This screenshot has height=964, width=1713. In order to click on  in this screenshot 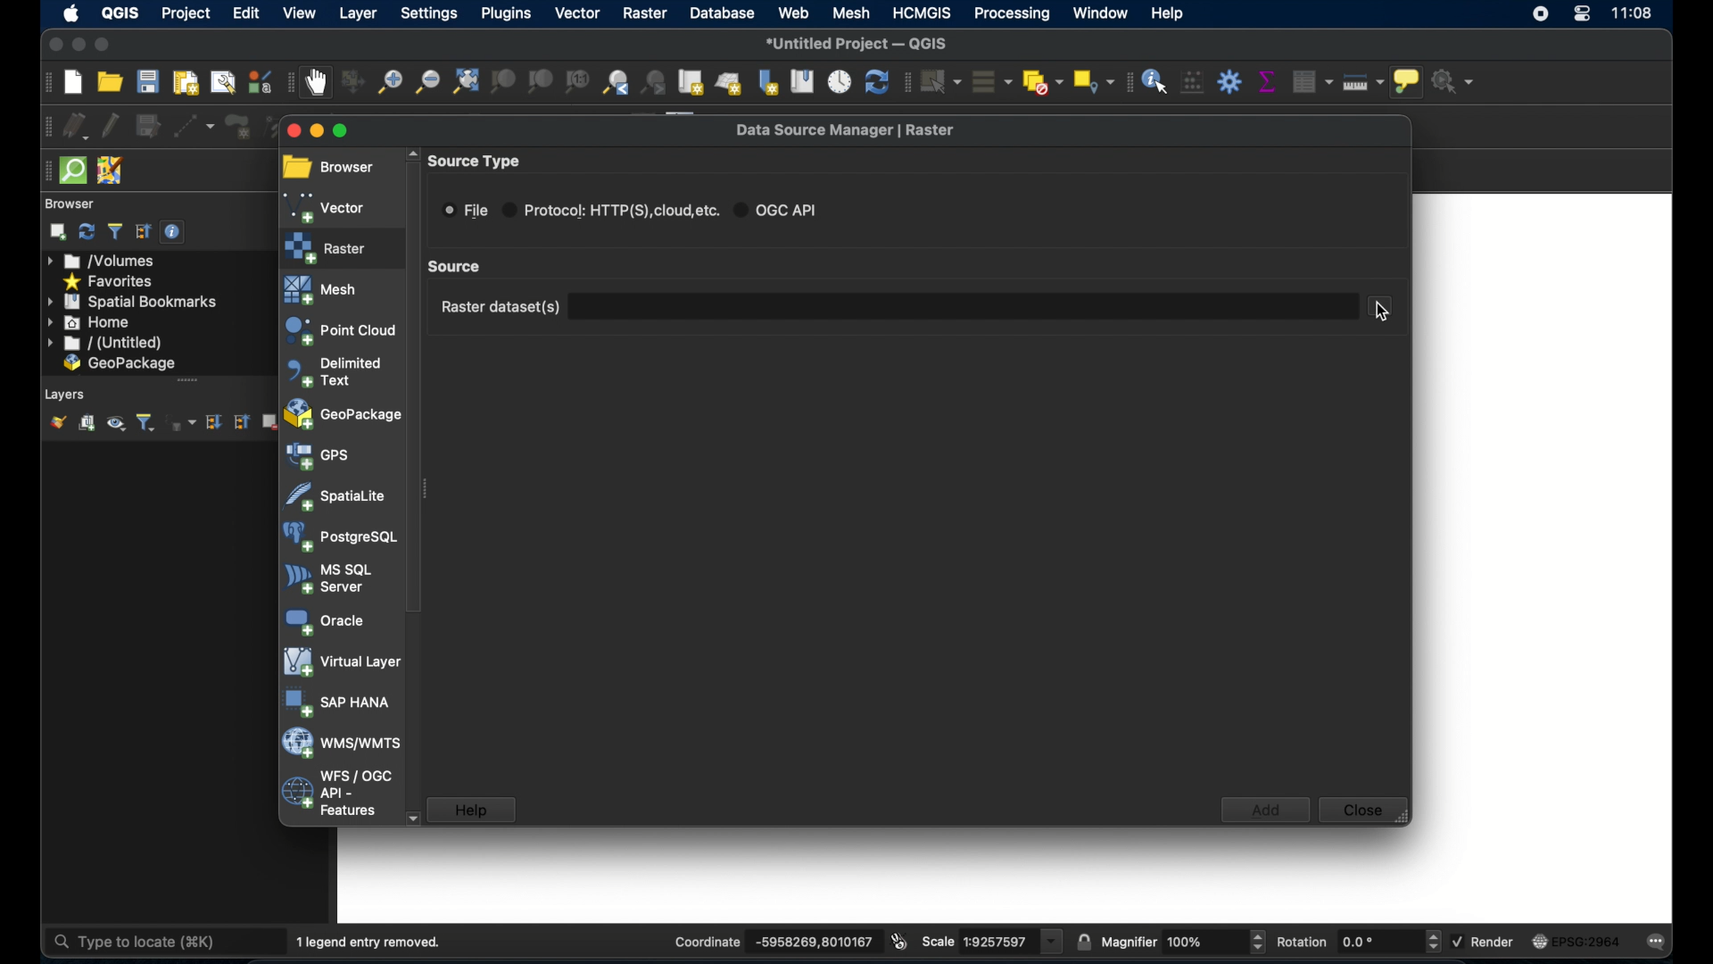, I will do `click(1190, 942)`.